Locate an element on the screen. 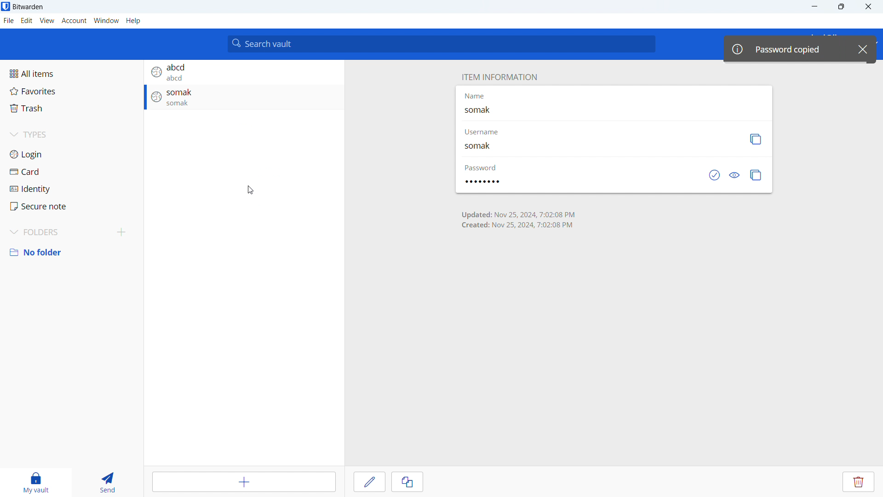 Image resolution: width=883 pixels, height=497 pixels. minimize is located at coordinates (813, 7).